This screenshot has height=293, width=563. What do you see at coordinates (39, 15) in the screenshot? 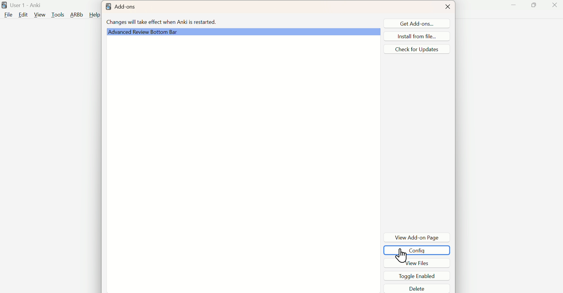
I see `View` at bounding box center [39, 15].